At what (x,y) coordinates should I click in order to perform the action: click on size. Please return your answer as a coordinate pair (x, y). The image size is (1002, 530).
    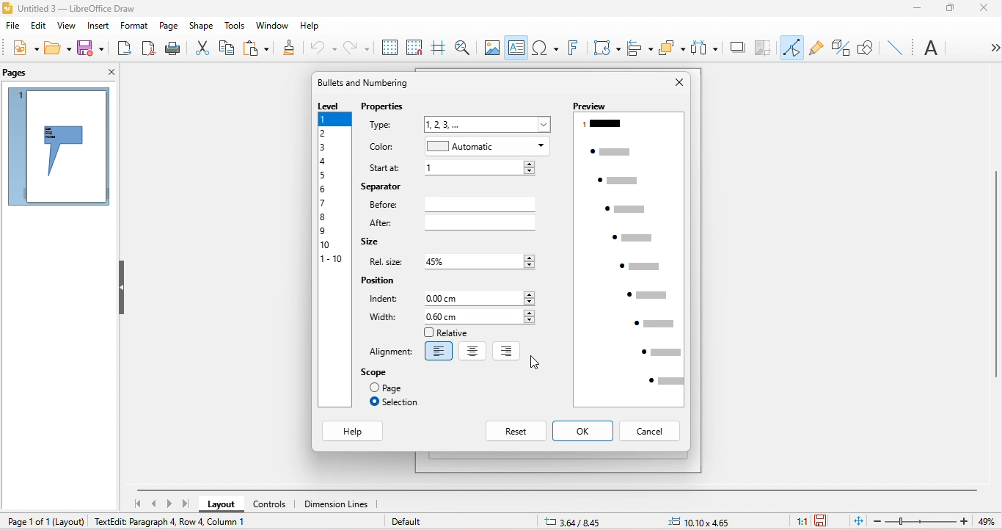
    Looking at the image, I should click on (371, 242).